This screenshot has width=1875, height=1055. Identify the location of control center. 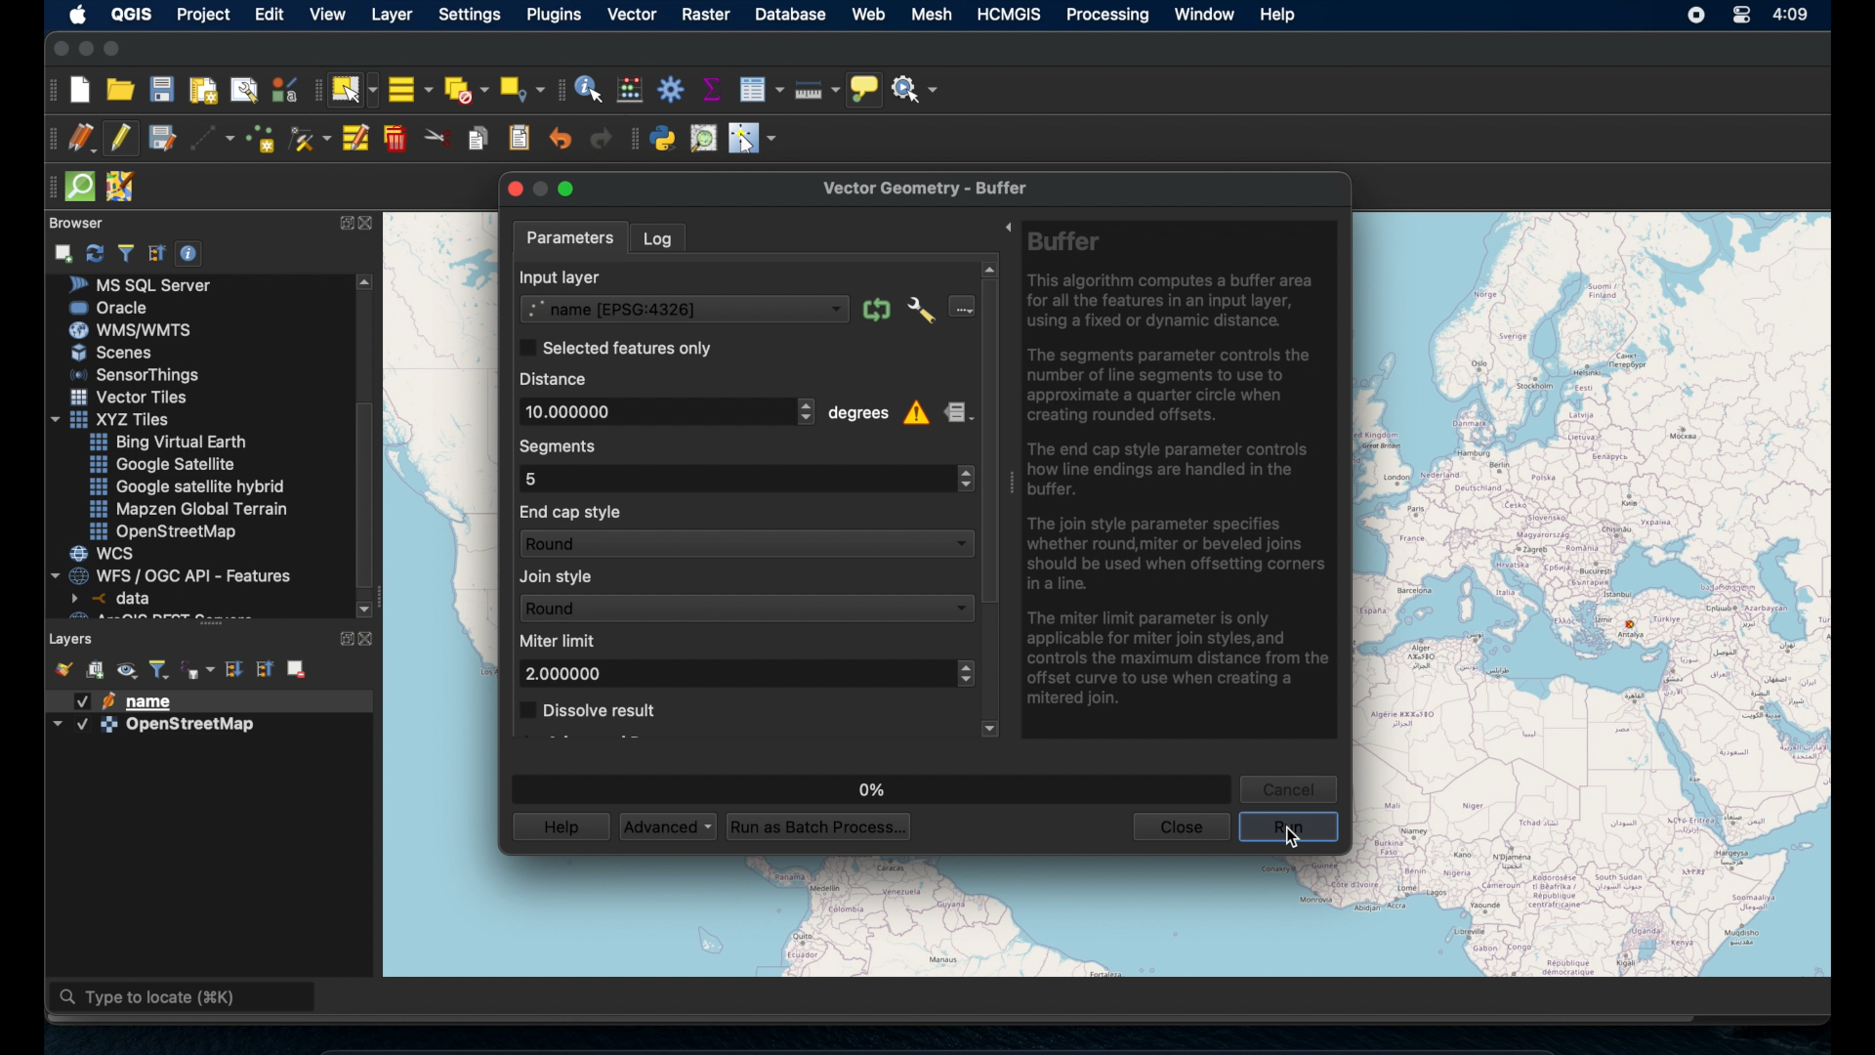
(1737, 15).